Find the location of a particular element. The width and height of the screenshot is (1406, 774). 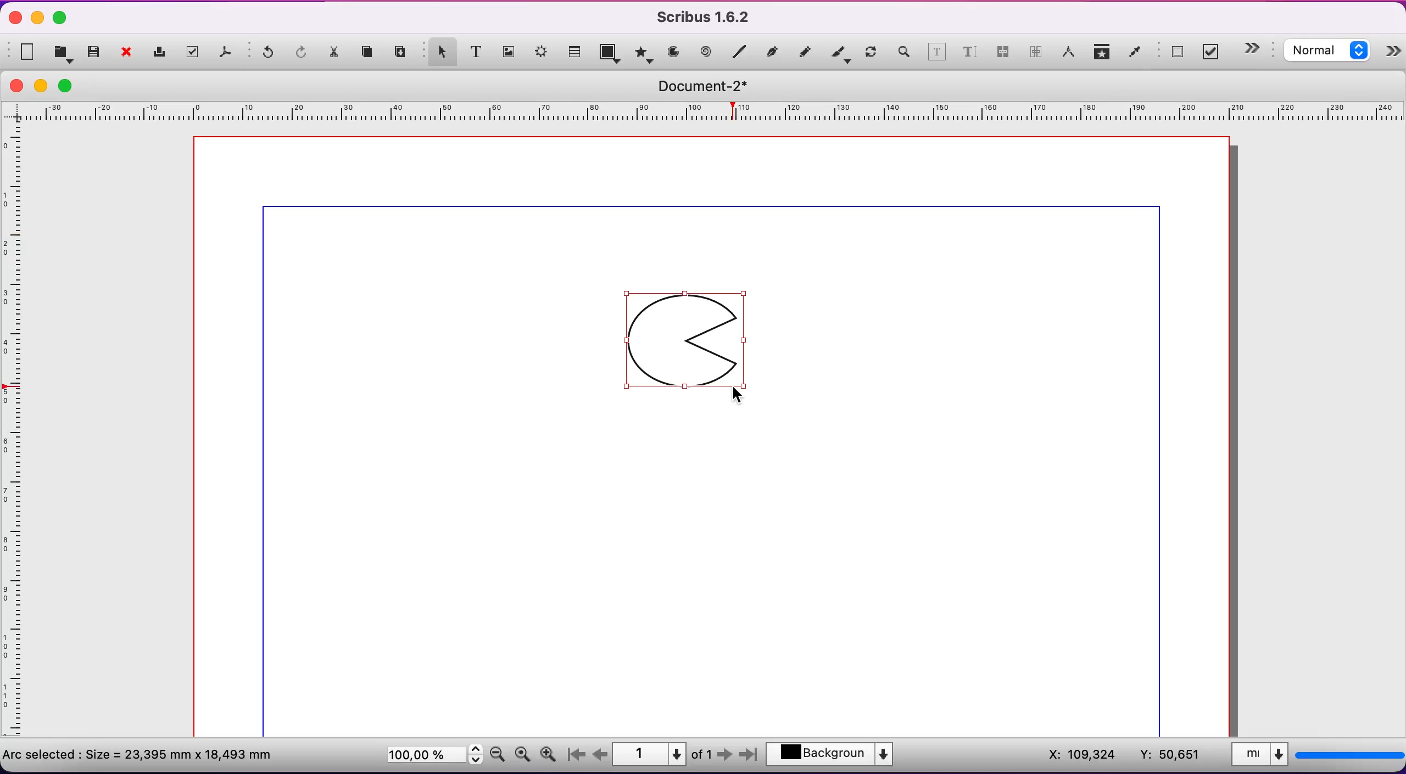

shape is located at coordinates (611, 54).